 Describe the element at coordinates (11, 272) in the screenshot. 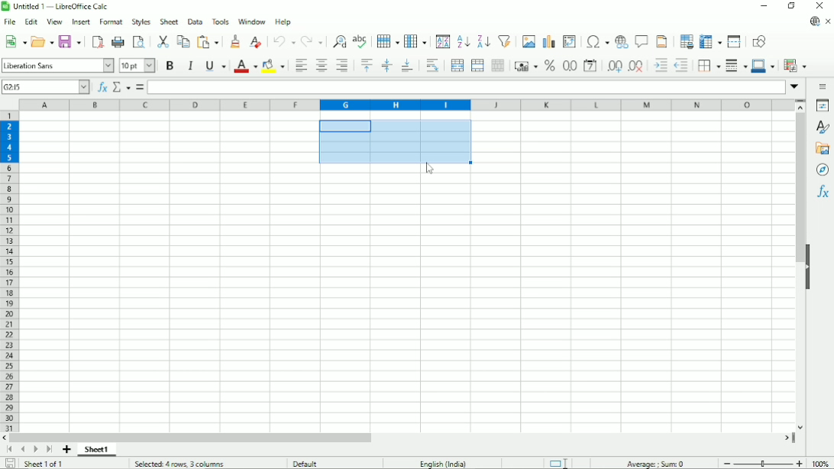

I see `Row headings` at that location.